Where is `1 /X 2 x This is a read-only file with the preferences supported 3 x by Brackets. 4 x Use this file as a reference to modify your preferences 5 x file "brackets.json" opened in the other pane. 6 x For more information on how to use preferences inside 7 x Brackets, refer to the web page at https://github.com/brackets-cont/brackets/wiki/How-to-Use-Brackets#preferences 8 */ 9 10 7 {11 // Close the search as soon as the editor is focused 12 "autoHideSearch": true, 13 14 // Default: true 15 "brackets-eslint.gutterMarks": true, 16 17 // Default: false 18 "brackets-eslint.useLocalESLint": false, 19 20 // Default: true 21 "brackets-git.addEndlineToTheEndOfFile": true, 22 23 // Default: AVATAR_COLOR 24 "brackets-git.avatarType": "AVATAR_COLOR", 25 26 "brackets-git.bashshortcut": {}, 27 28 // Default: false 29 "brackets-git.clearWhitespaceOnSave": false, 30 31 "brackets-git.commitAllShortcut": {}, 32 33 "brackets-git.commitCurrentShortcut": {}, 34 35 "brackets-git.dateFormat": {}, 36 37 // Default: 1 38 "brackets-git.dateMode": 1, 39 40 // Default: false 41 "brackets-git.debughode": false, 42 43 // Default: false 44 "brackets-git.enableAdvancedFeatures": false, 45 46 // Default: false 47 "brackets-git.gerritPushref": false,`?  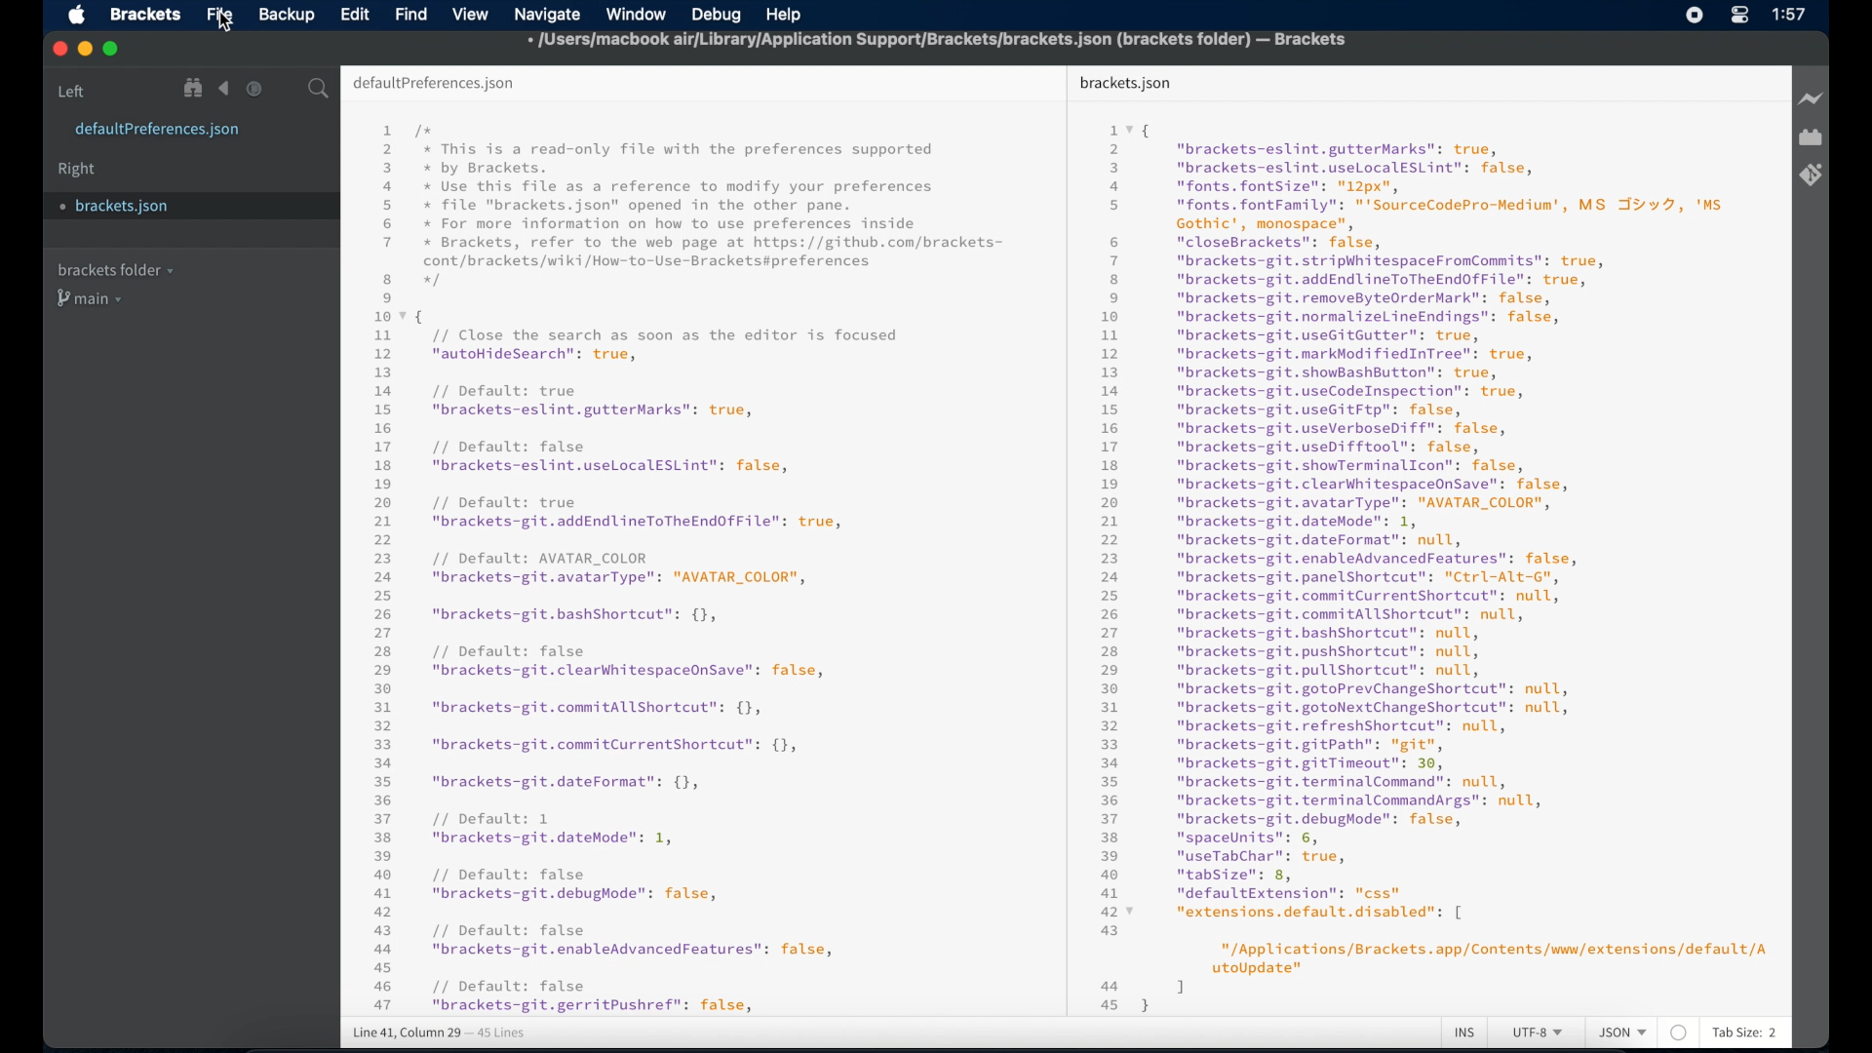 1 /X 2 x This is a read-only file with the preferences supported 3 x by Brackets. 4 x Use this file as a reference to modify your preferences 5 x file "brackets.json" opened in the other pane. 6 x For more information on how to use preferences inside 7 x Brackets, refer to the web page at https://github.com/brackets-cont/brackets/wiki/How-to-Use-Brackets#preferences 8 */ 9 10 7 {11 // Close the search as soon as the editor is focused 12 "autoHideSearch": true, 13 14 // Default: true 15 "brackets-eslint.gutterMarks": true, 16 17 // Default: false 18 "brackets-eslint.useLocalESLint": false, 19 20 // Default: true 21 "brackets-git.addEndlineToTheEndOfFile": true, 22 23 // Default: AVATAR_COLOR 24 "brackets-git.avatarType": "AVATAR_COLOR", 25 26 "brackets-git.bashshortcut": {}, 27 28 // Default: false 29 "brackets-git.clearWhitespaceOnSave": false, 30 31 "brackets-git.commitAllShortcut": {}, 32 33 "brackets-git.commitCurrentShortcut": {}, 34 35 "brackets-git.dateFormat": {}, 36 37 // Default: 1 38 "brackets-git.dateMode": 1, 39 40 // Default: false 41 "brackets-git.debughode": false, 42 43 // Default: false 44 "brackets-git.enableAdvancedFeatures": false, 45 46 // Default: false 47 "brackets-git.gerritPushref": false, is located at coordinates (699, 568).